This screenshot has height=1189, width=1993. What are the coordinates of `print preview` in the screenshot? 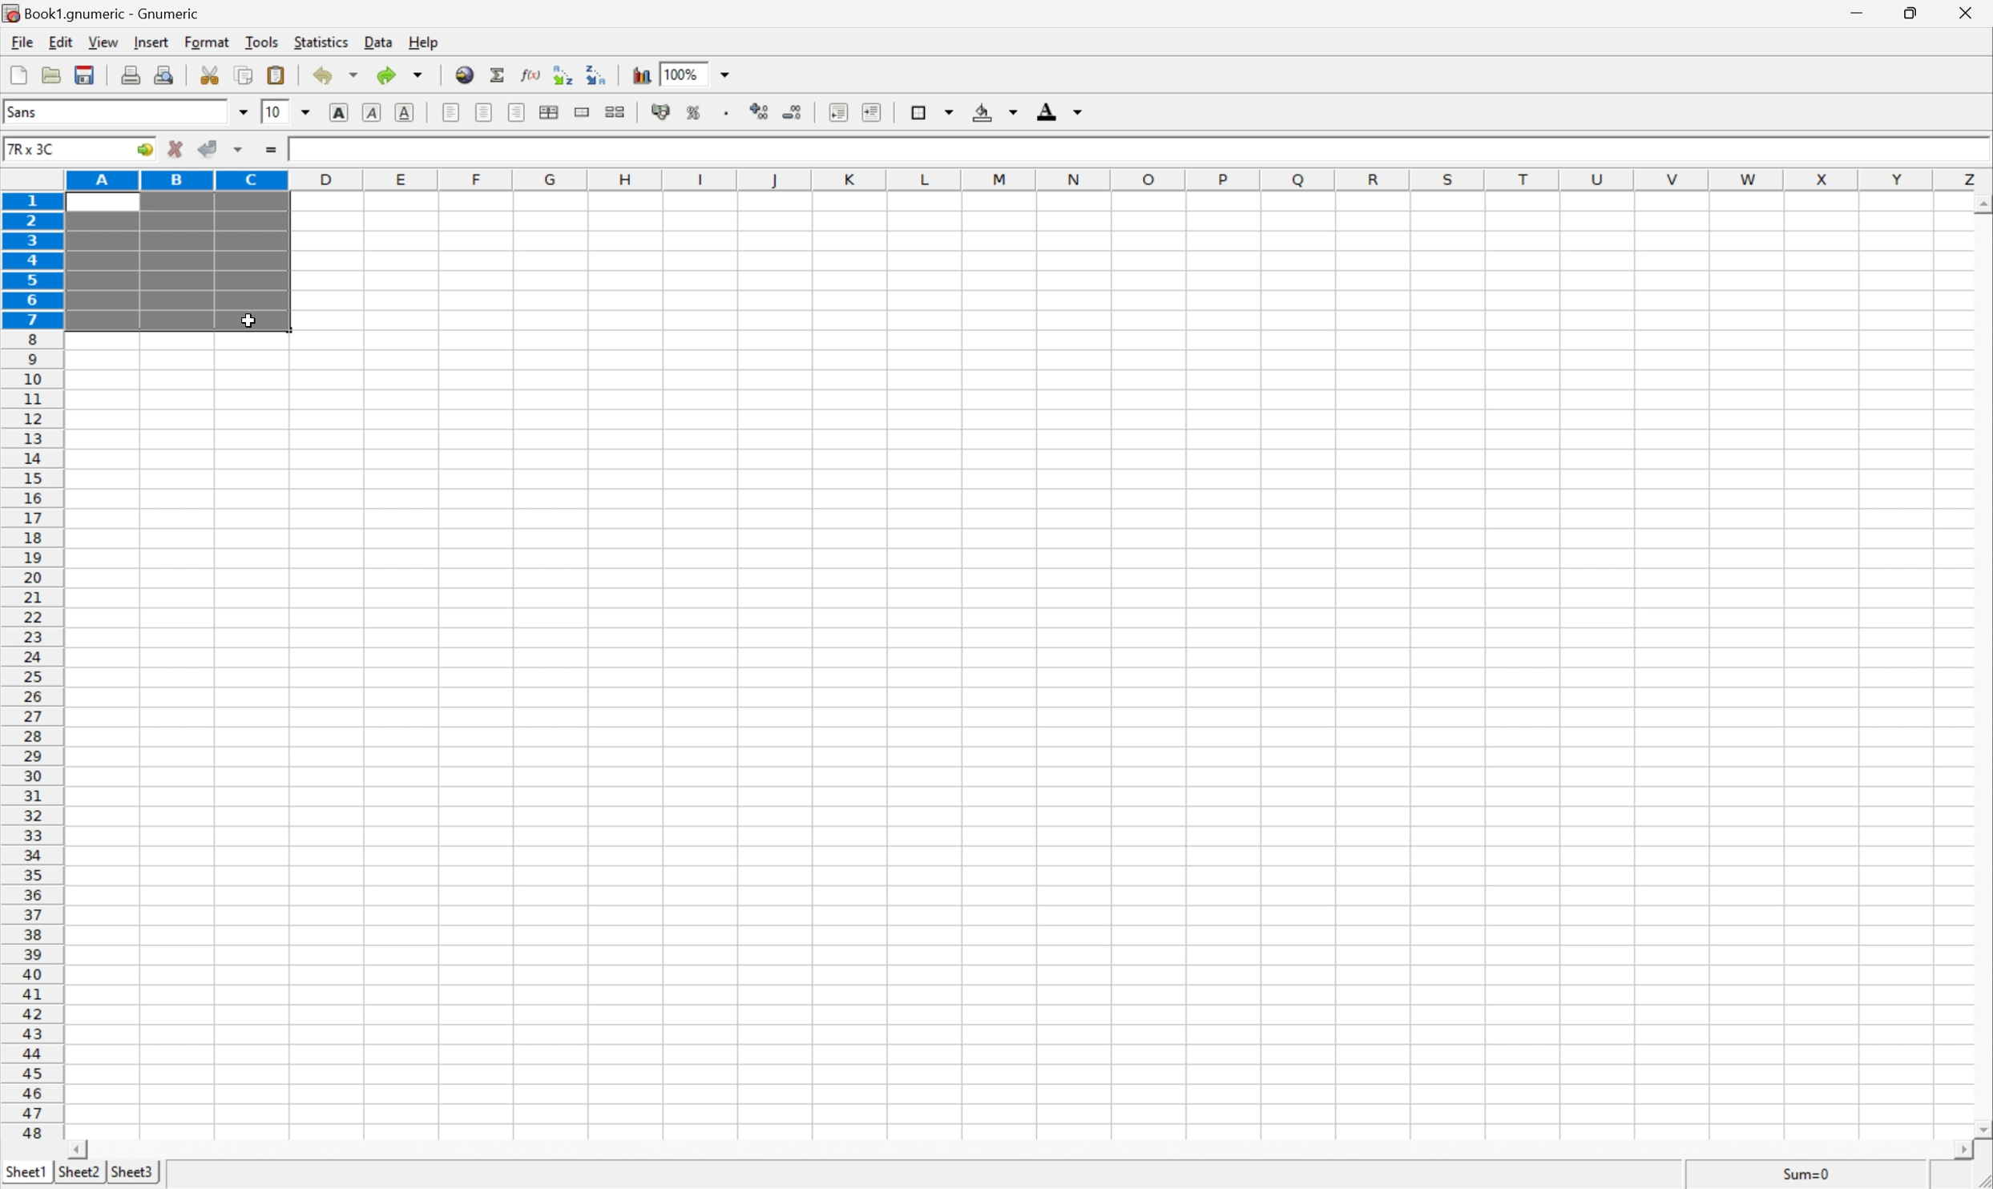 It's located at (164, 74).